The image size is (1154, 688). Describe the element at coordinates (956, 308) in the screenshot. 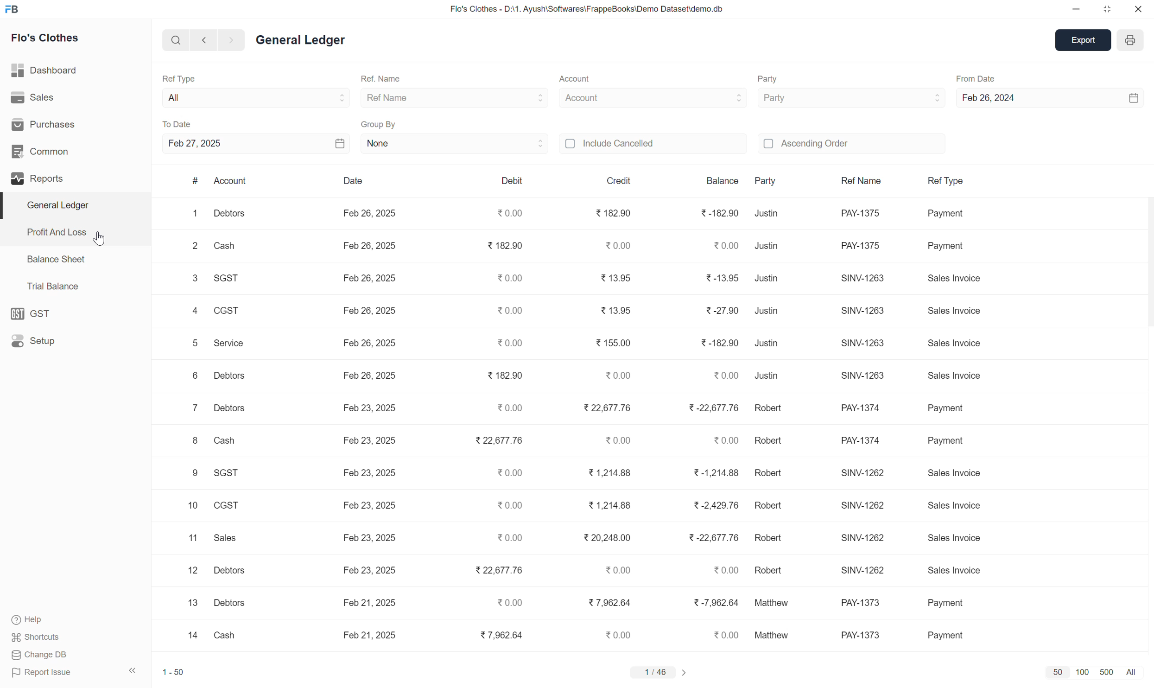

I see `Sales Invoice` at that location.